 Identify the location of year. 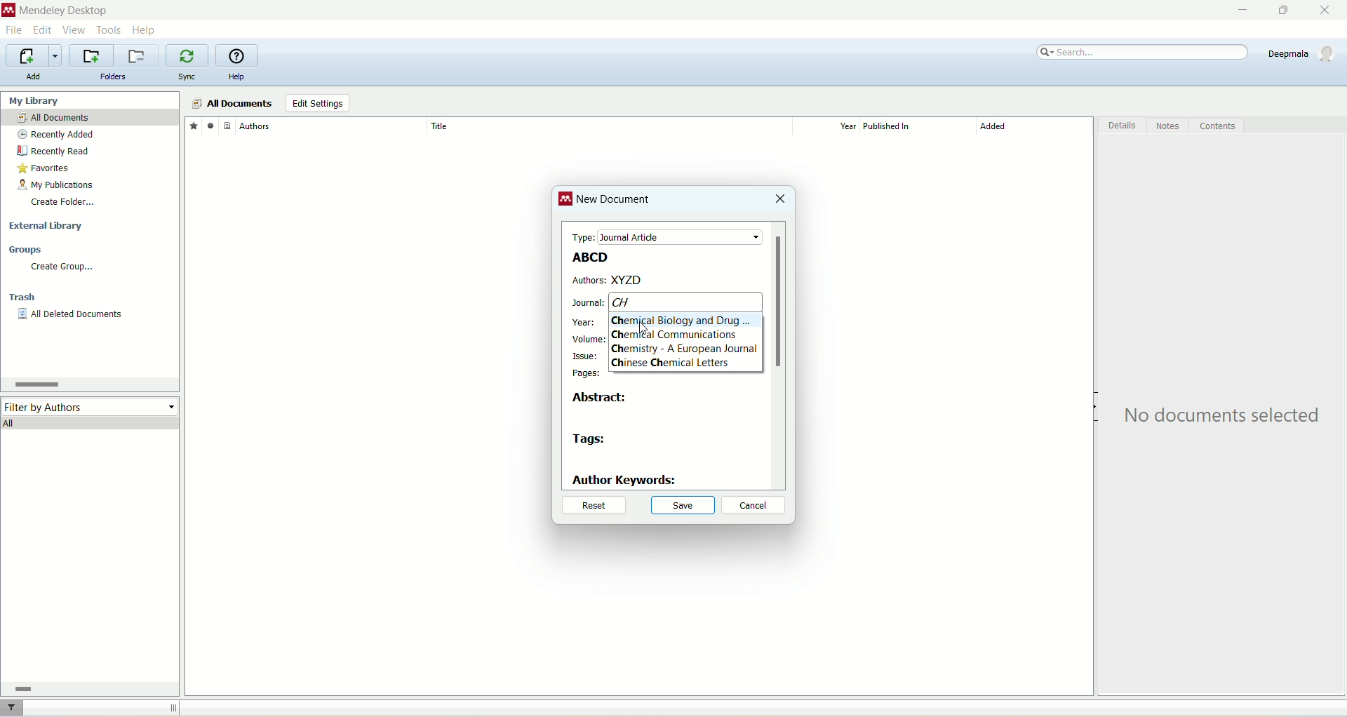
(831, 126).